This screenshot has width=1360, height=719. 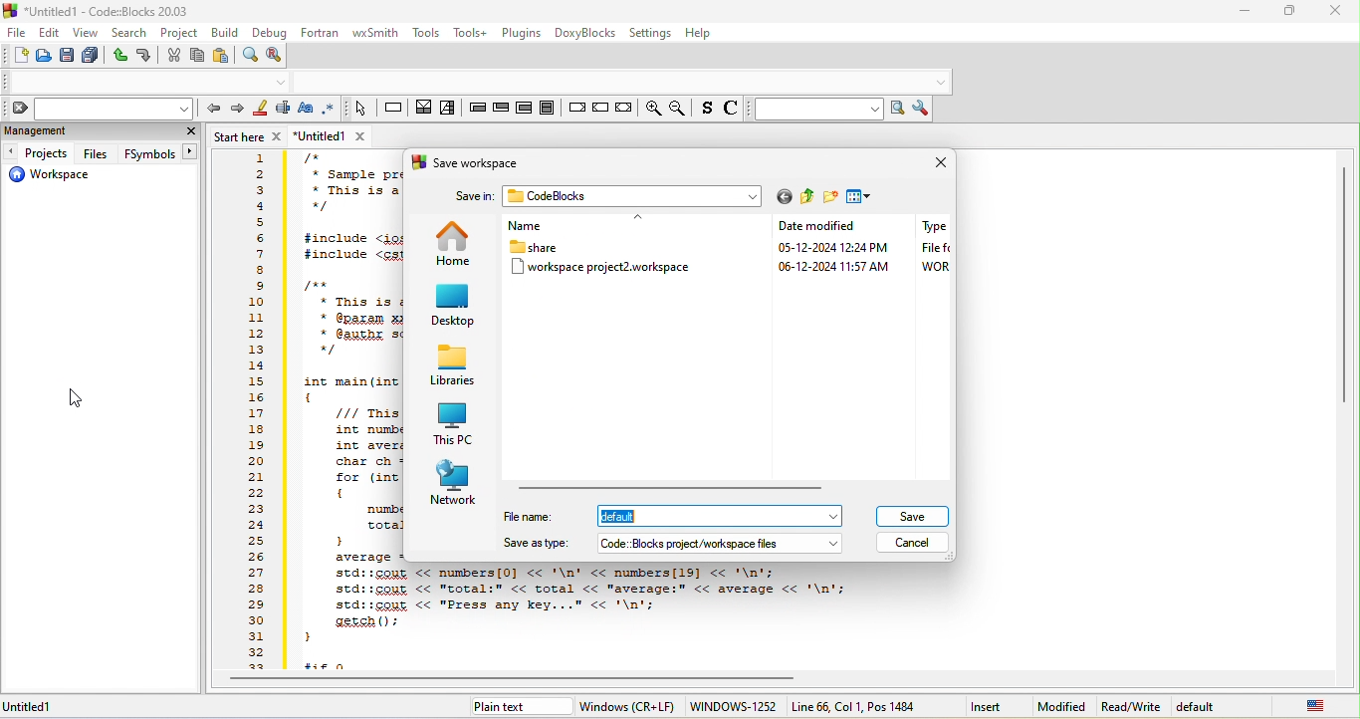 What do you see at coordinates (834, 545) in the screenshot?
I see `dropdown` at bounding box center [834, 545].